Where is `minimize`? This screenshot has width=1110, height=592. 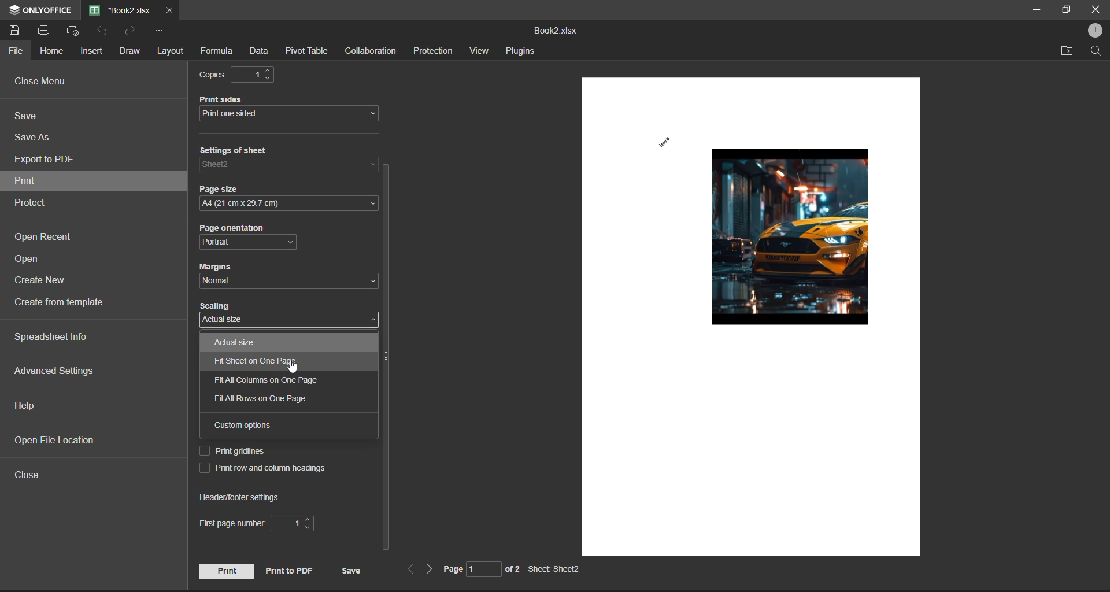
minimize is located at coordinates (1035, 10).